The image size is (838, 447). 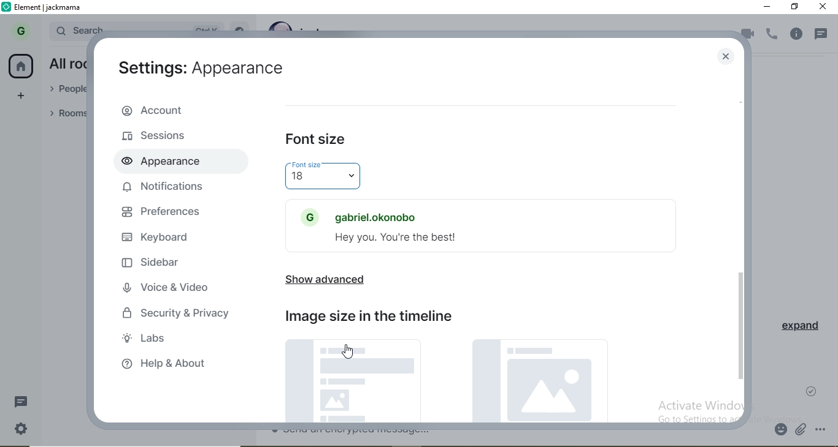 What do you see at coordinates (153, 134) in the screenshot?
I see `sessions` at bounding box center [153, 134].